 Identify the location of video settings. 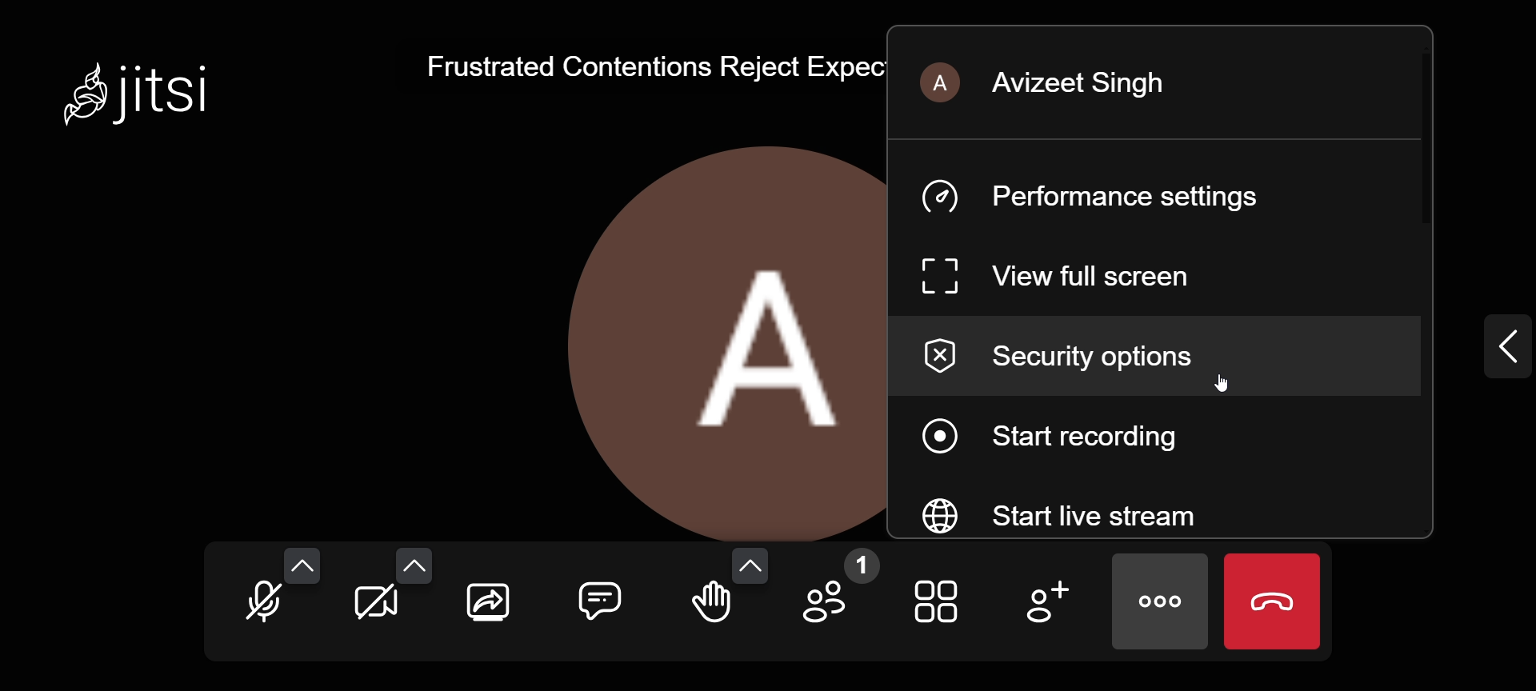
(413, 564).